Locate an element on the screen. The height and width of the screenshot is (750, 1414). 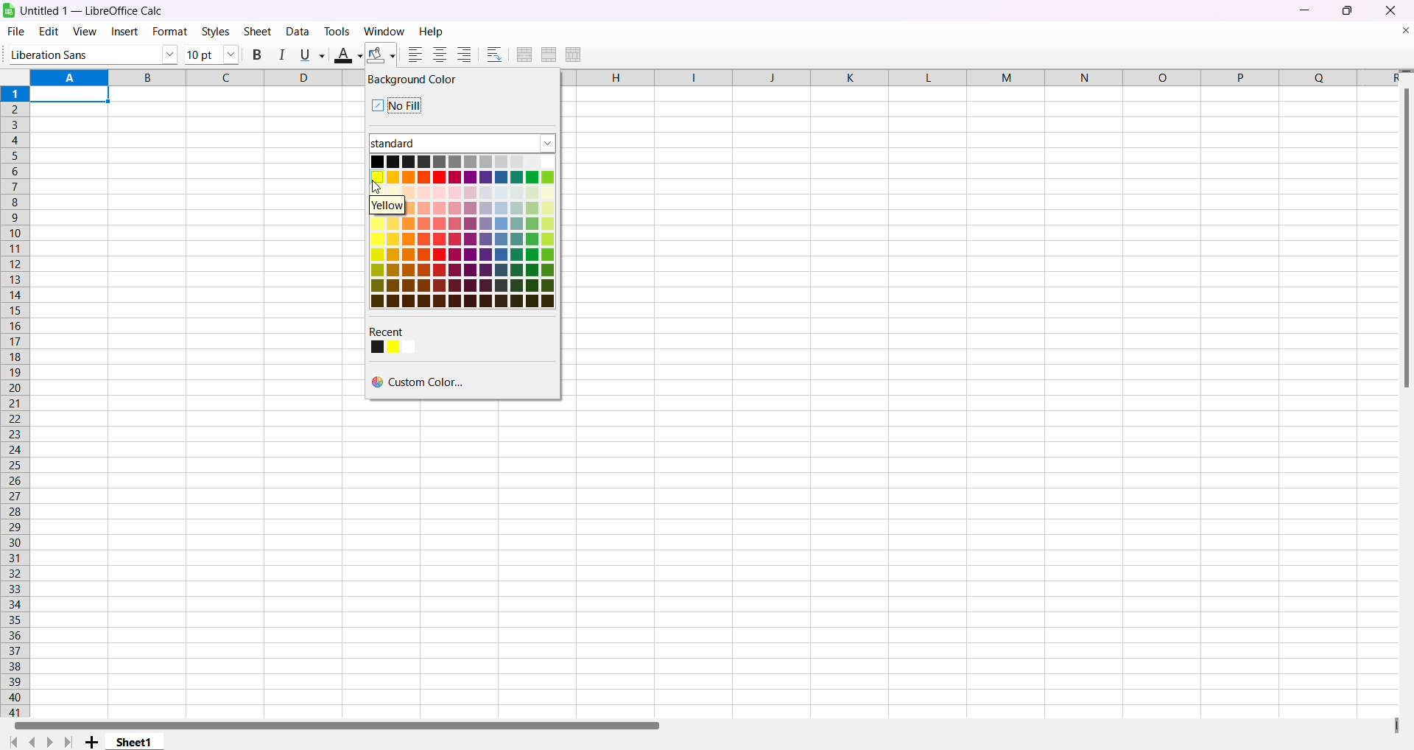
standard is located at coordinates (451, 144).